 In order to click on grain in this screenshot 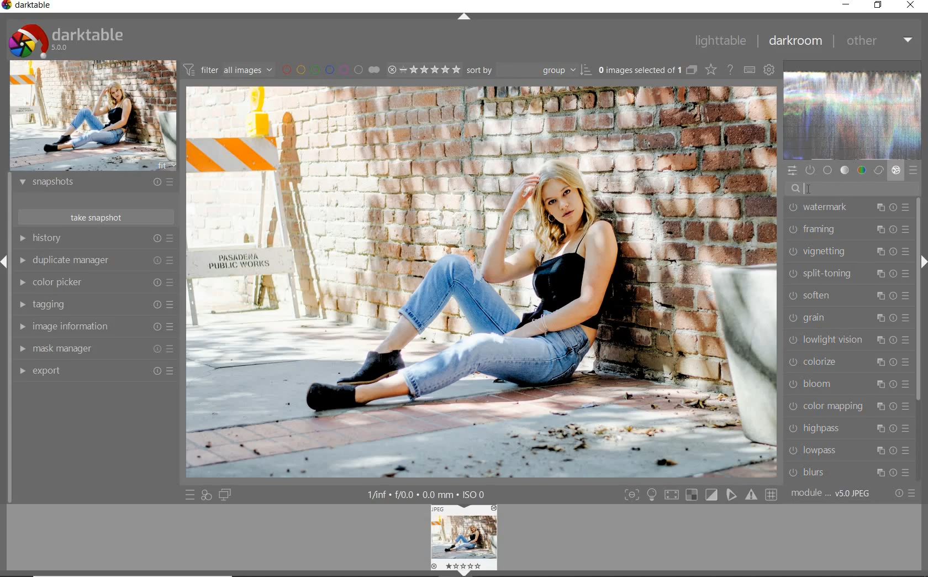, I will do `click(846, 318)`.